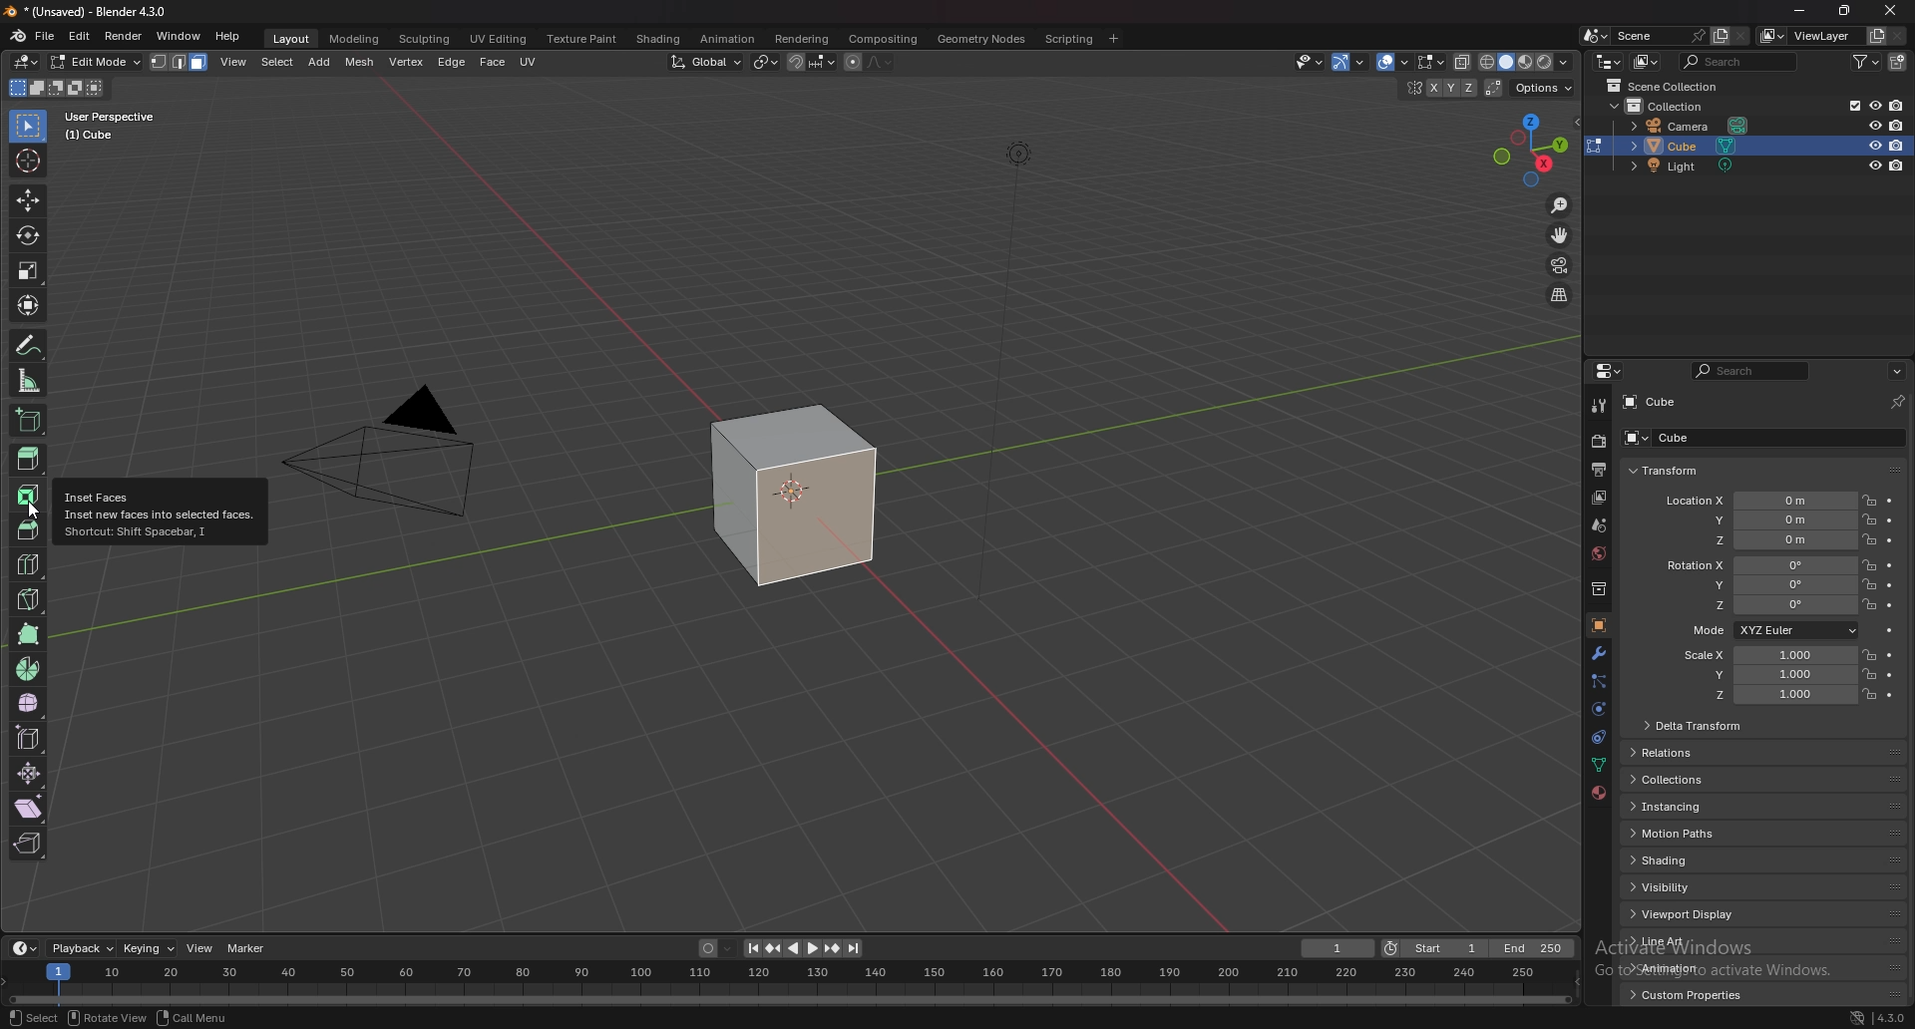 The height and width of the screenshot is (1029, 1915). Describe the element at coordinates (1394, 62) in the screenshot. I see `show overlays` at that location.